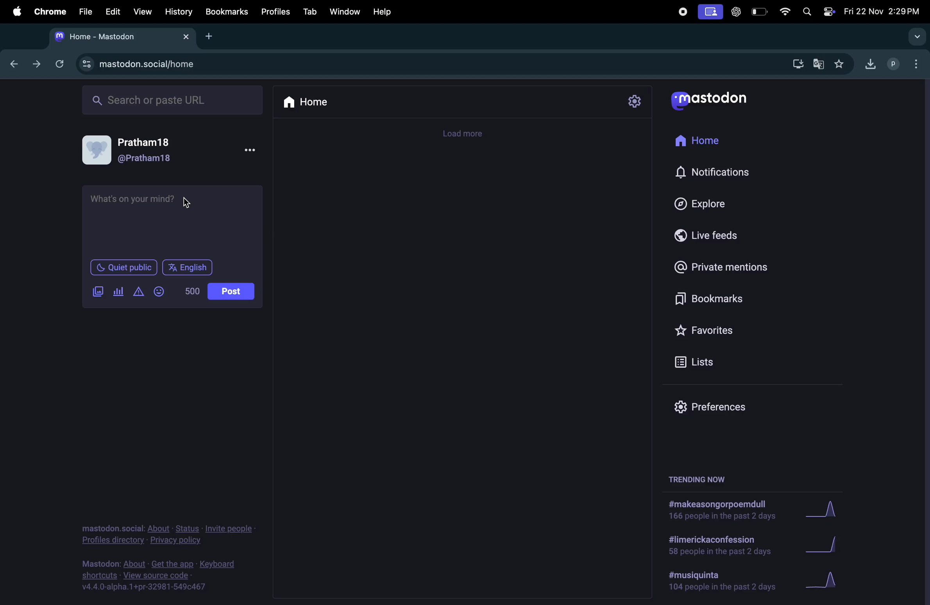 The width and height of the screenshot is (930, 605). Describe the element at coordinates (173, 221) in the screenshot. I see `text box` at that location.